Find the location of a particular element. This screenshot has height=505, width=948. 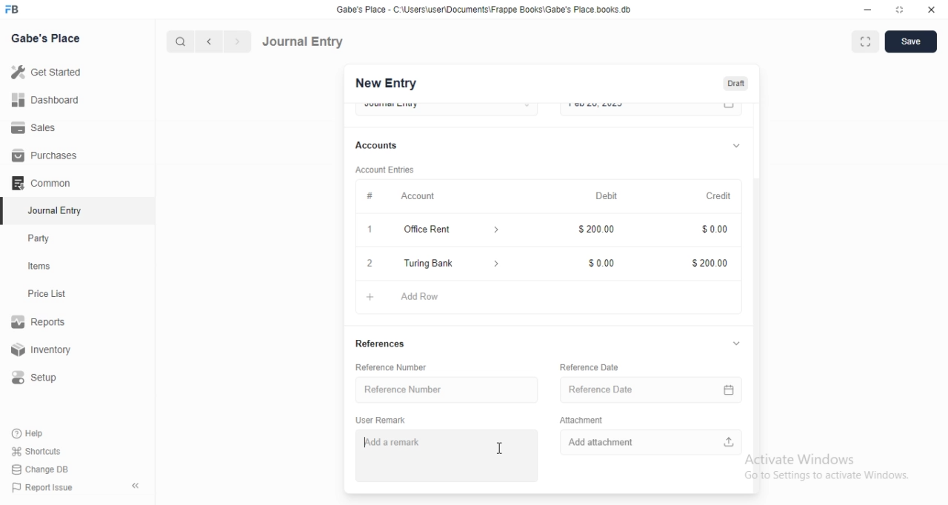

‘Attachment is located at coordinates (593, 420).